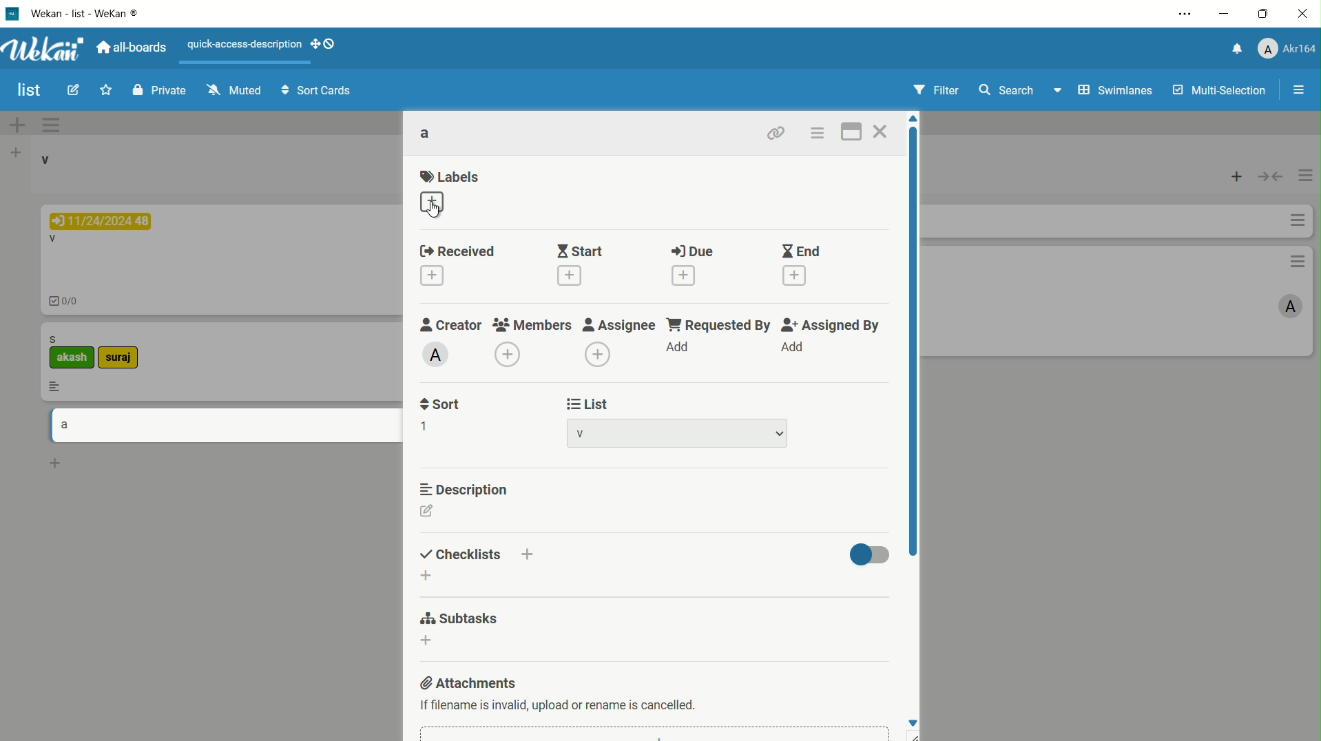 The height and width of the screenshot is (741, 1321). I want to click on add checklist, so click(427, 576).